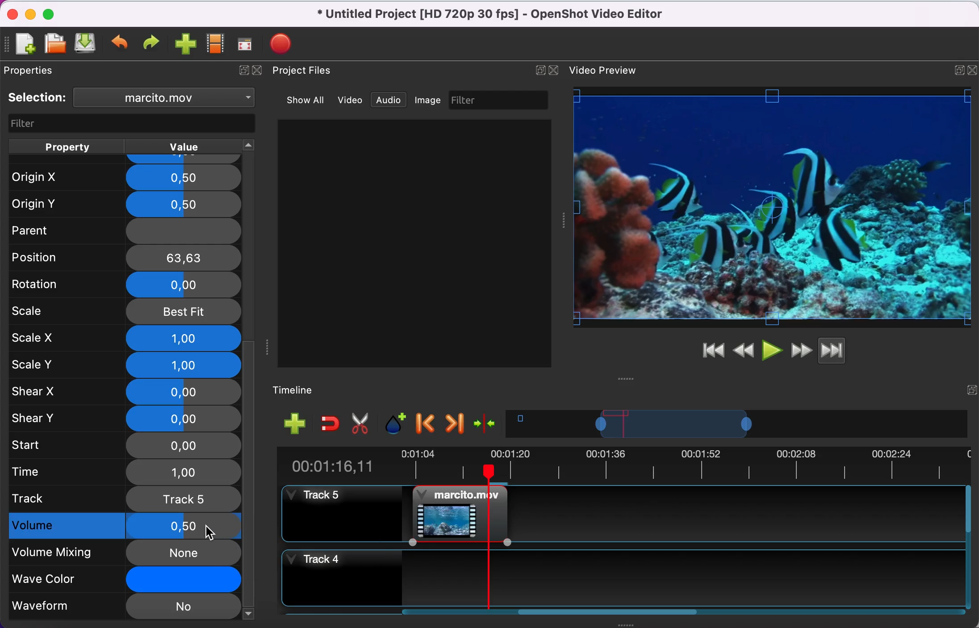 The width and height of the screenshot is (979, 628). I want to click on timelime, so click(301, 389).